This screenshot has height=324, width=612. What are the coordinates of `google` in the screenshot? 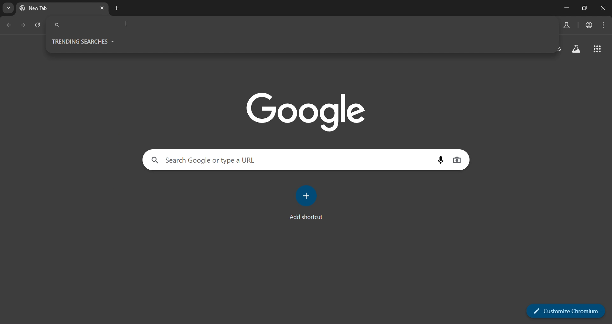 It's located at (304, 111).